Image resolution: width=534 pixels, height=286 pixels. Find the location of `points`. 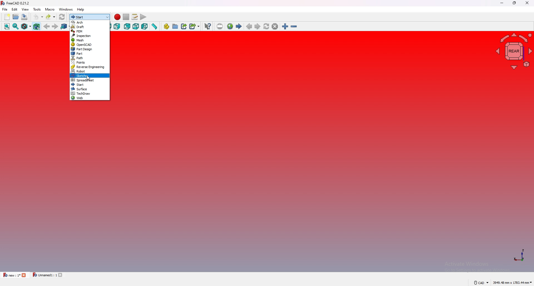

points is located at coordinates (90, 62).